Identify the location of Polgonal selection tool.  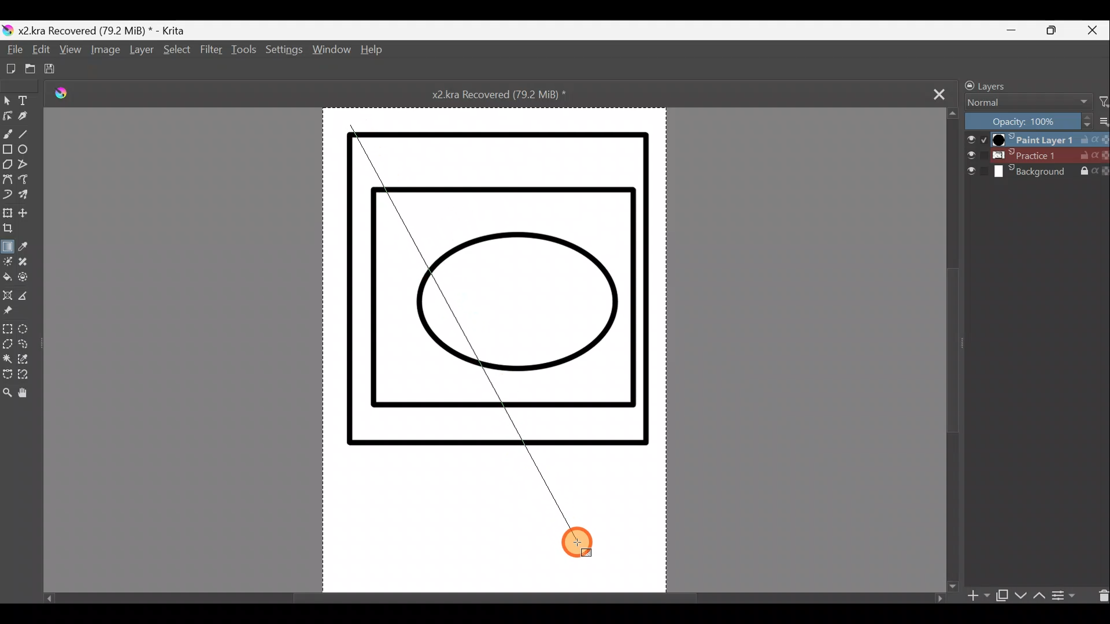
(7, 345).